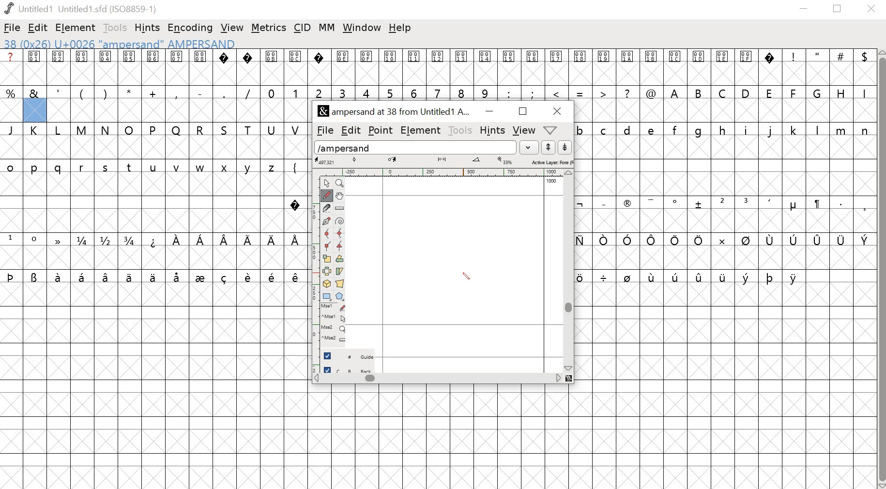 The width and height of the screenshot is (886, 489). I want to click on G, so click(818, 92).